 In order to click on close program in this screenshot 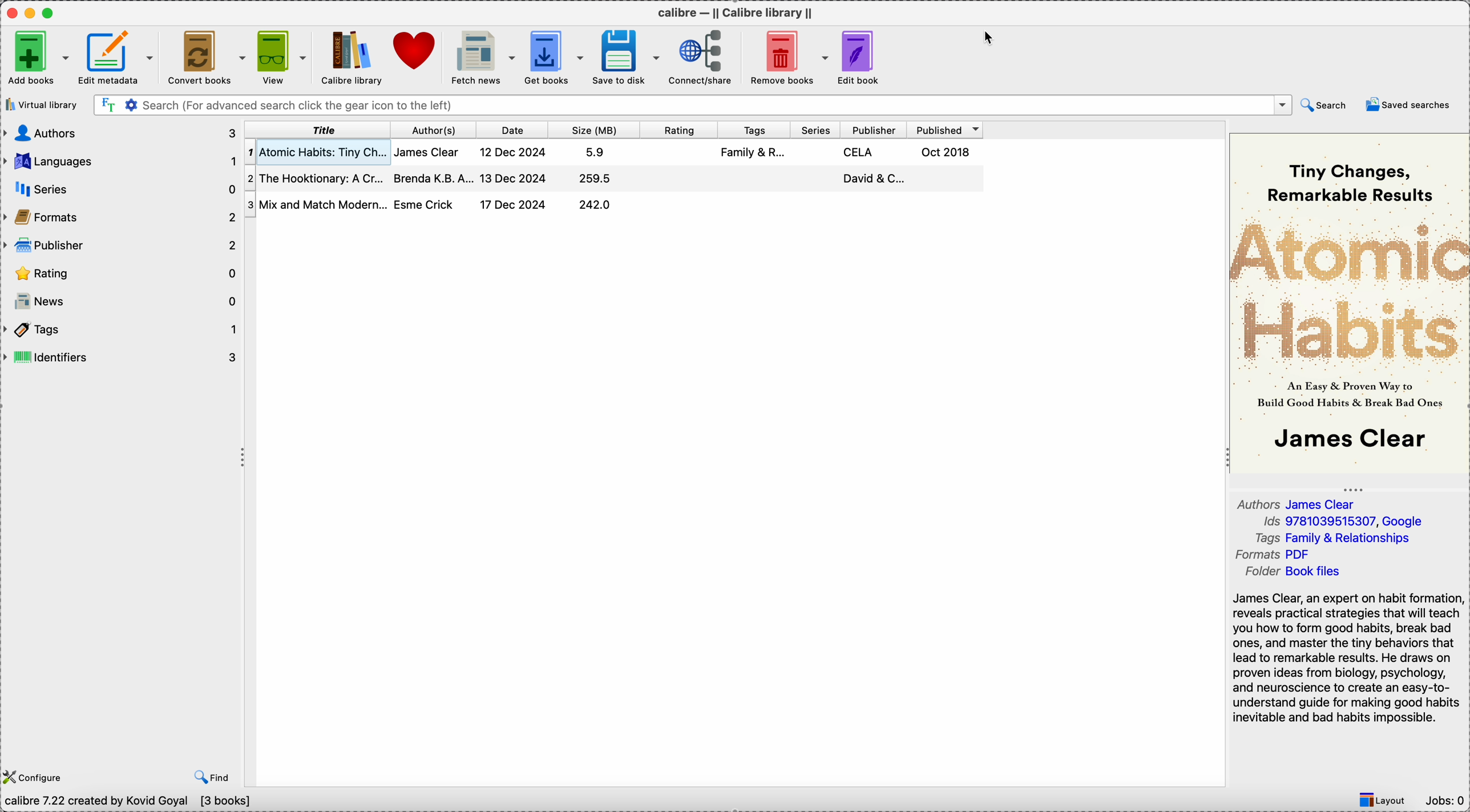, I will do `click(11, 11)`.